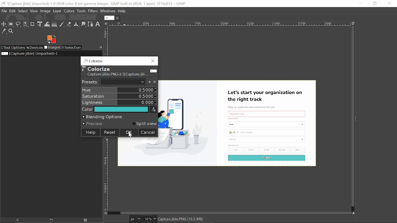  Describe the element at coordinates (26, 29) in the screenshot. I see `cursor` at that location.